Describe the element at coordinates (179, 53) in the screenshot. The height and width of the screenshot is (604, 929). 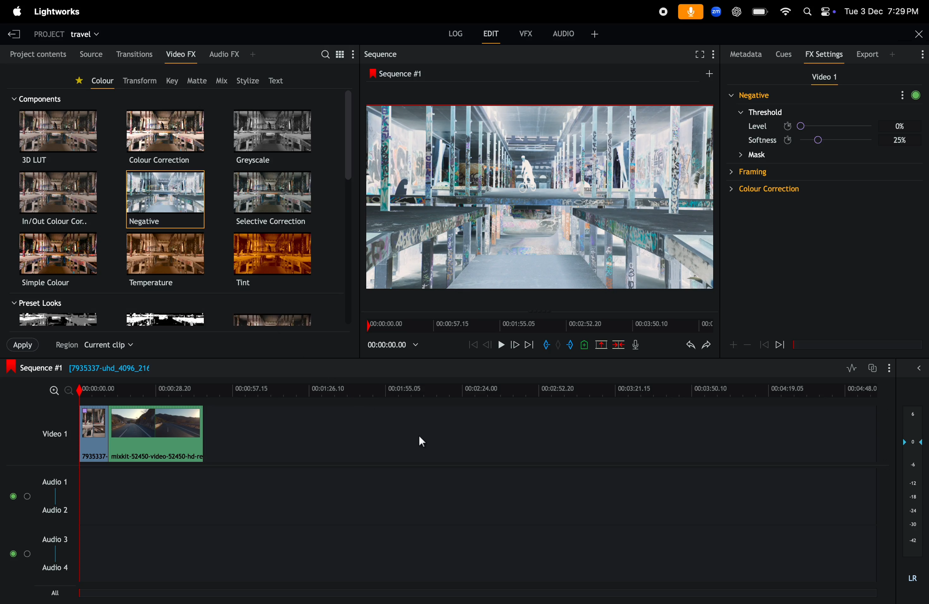
I see `Video fx` at that location.